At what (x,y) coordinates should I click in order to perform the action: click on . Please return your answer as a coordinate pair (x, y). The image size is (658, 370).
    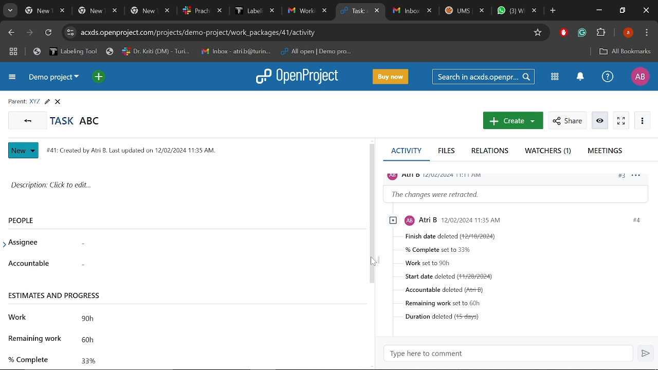
    Looking at the image, I should click on (14, 78).